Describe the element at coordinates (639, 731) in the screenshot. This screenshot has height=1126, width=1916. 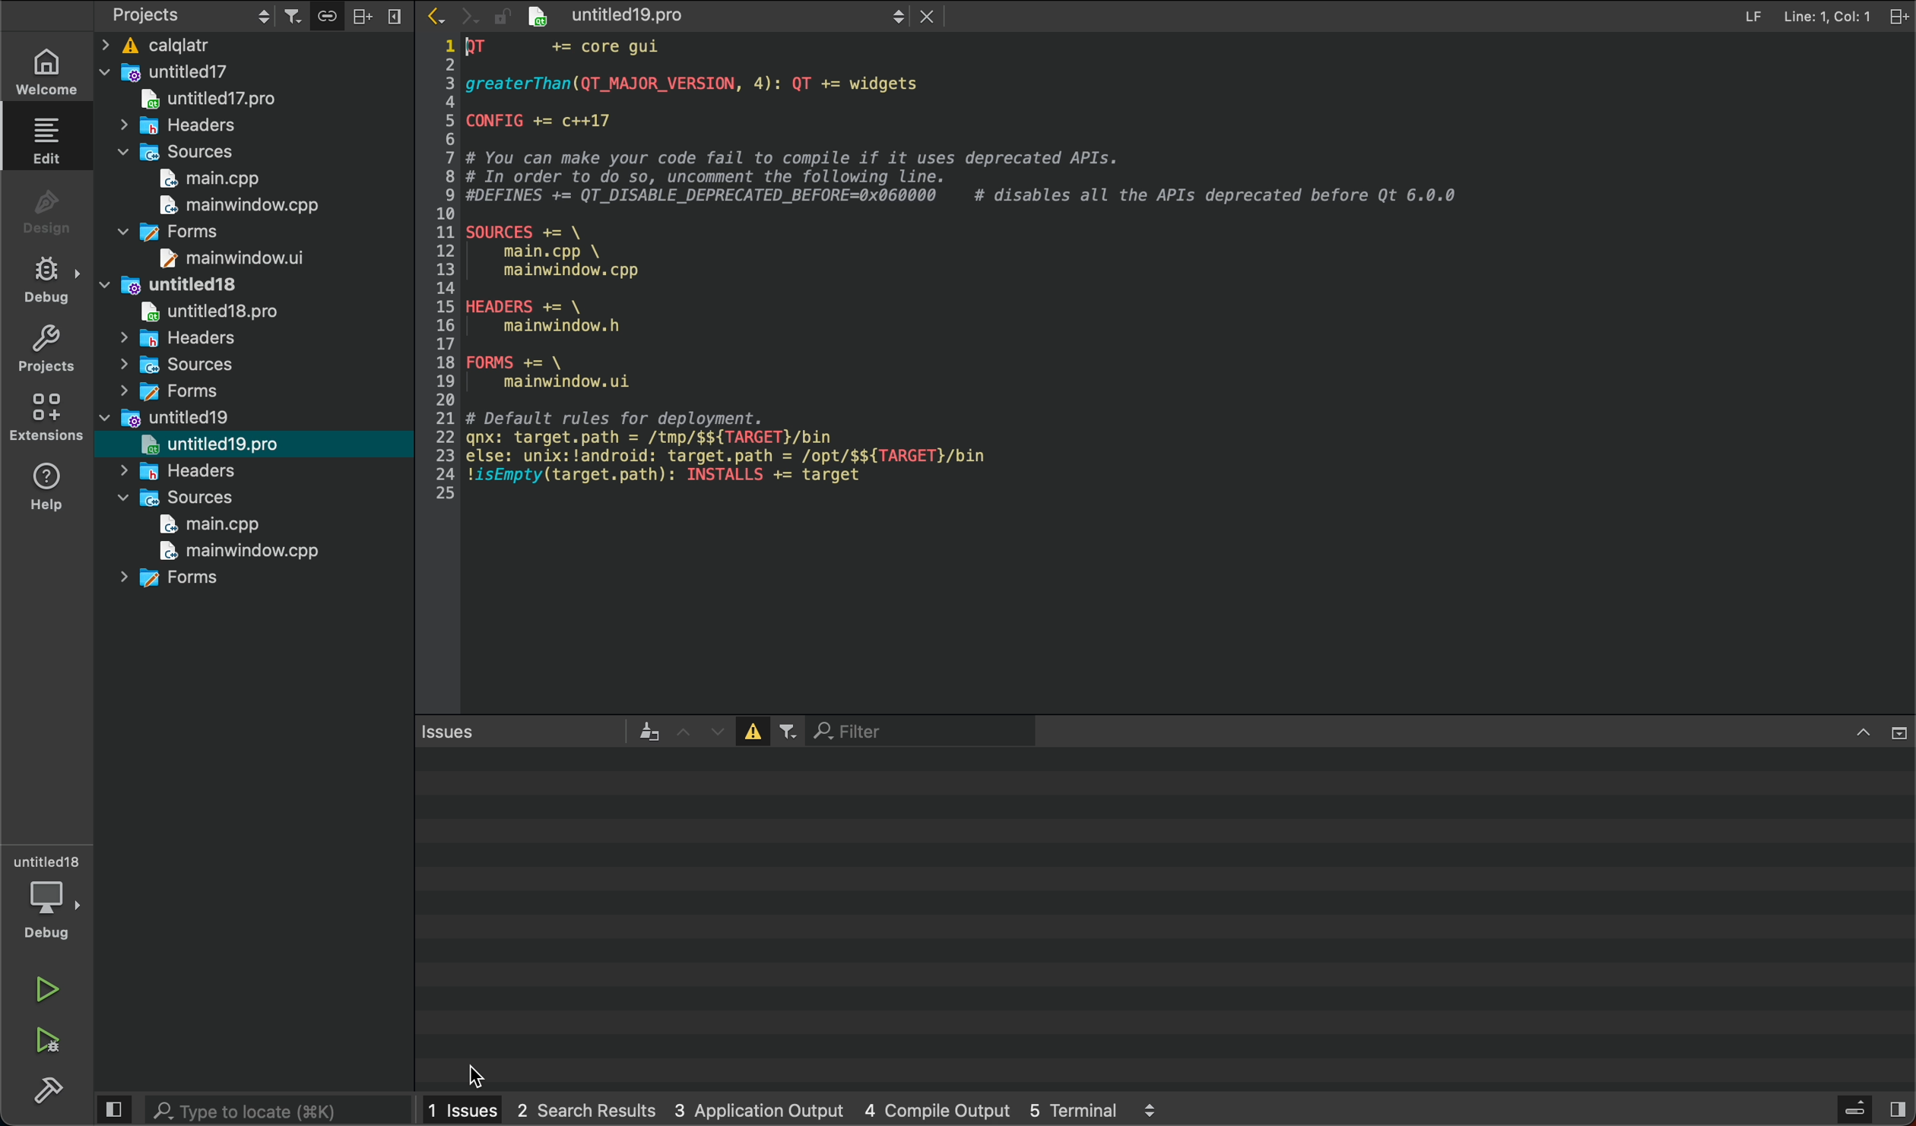
I see `an` at that location.